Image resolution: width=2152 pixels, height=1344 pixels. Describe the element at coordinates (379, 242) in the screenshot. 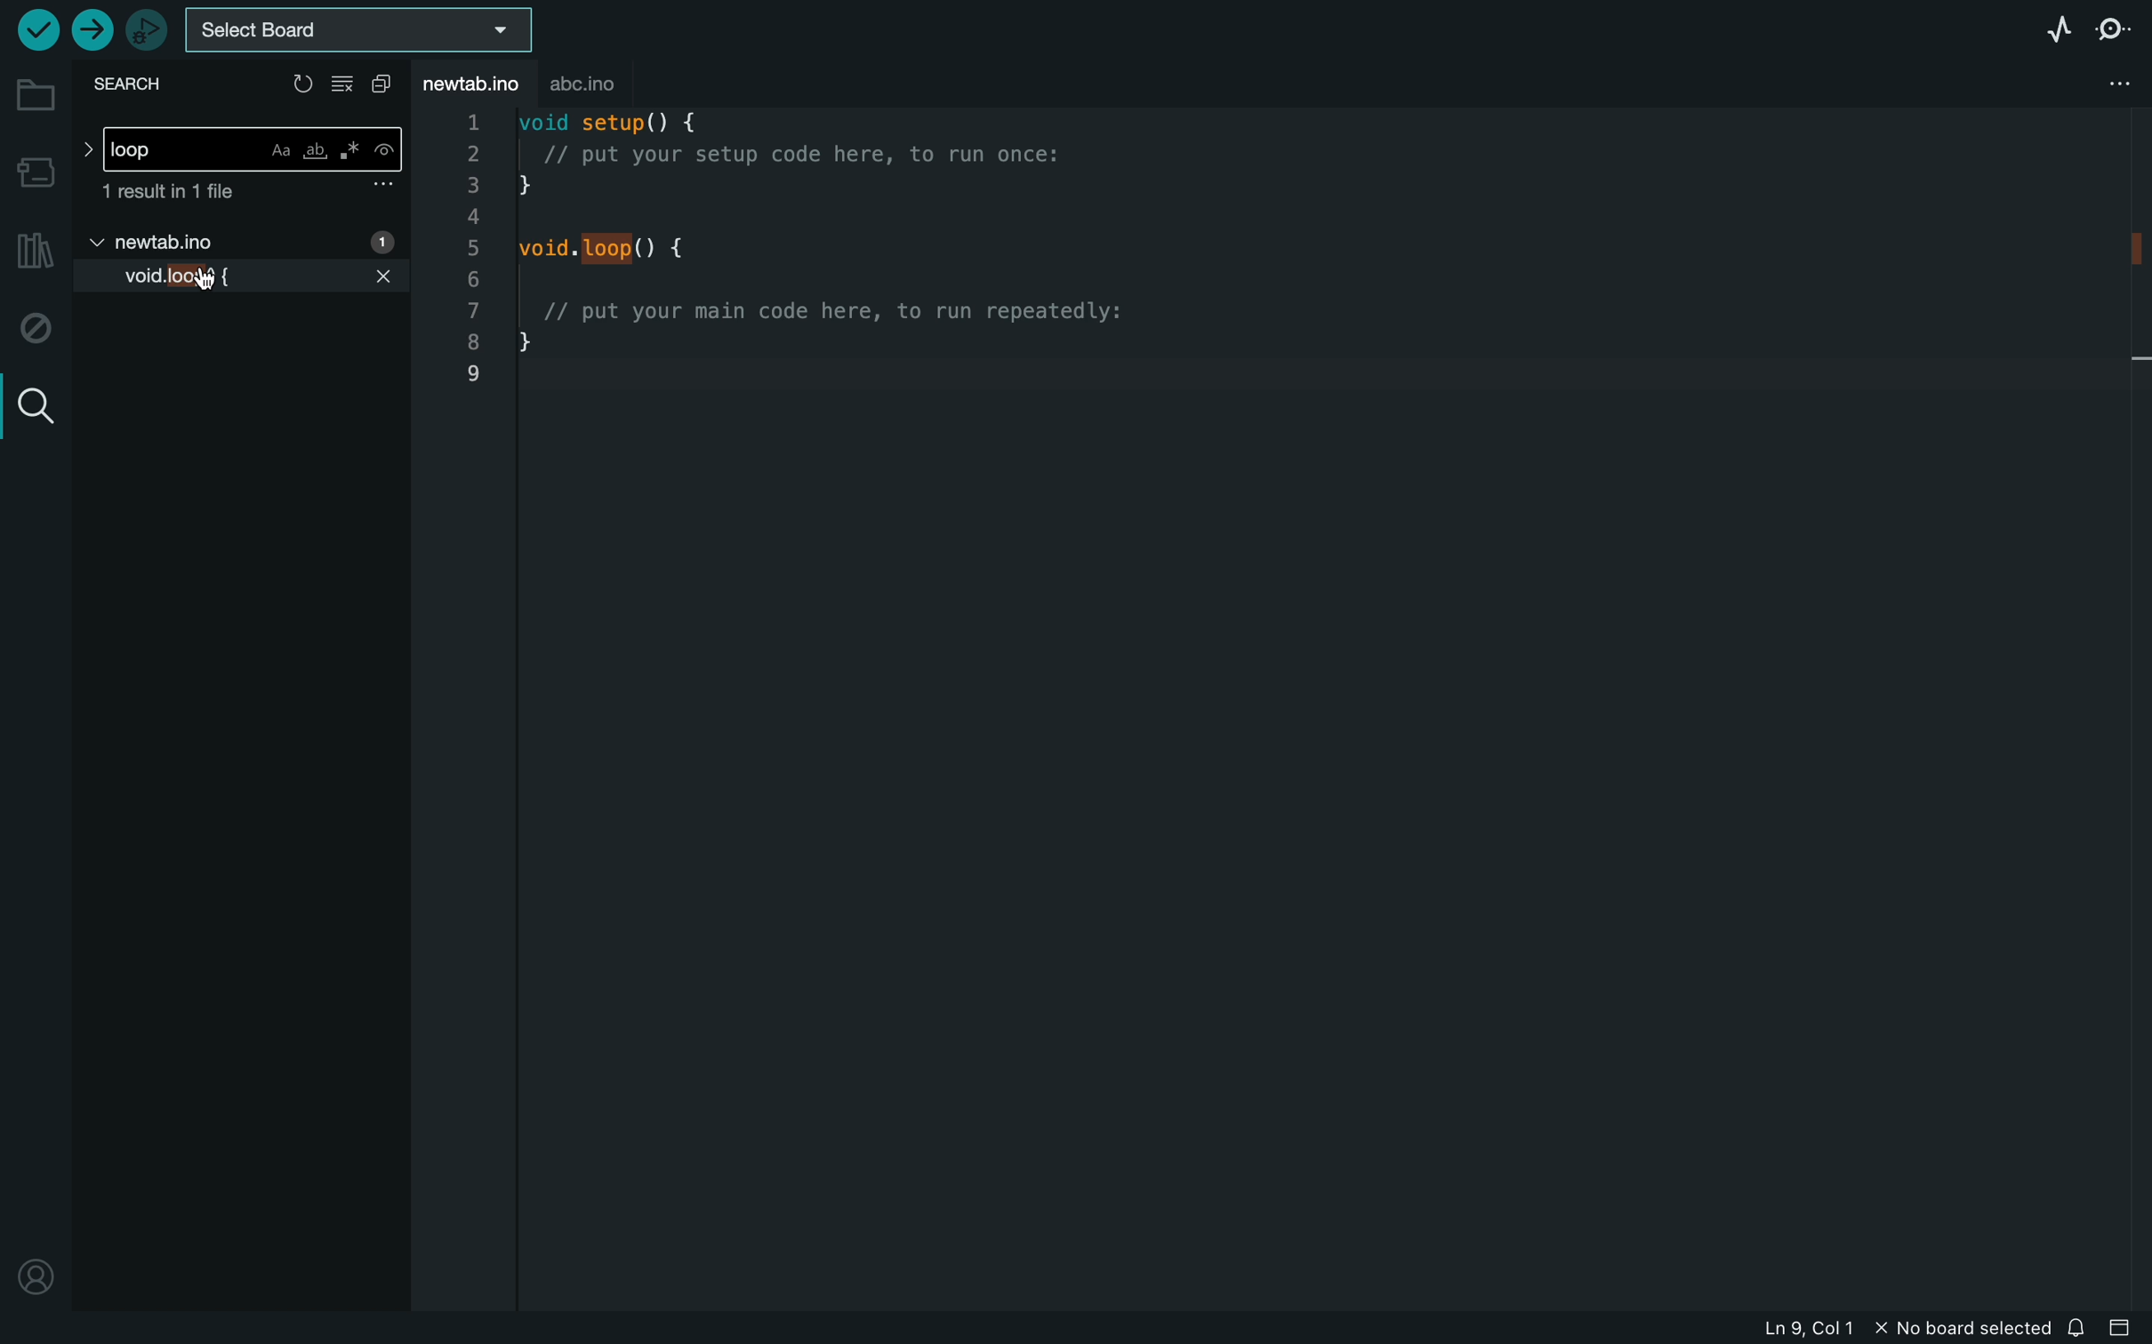

I see `no of accurances ` at that location.